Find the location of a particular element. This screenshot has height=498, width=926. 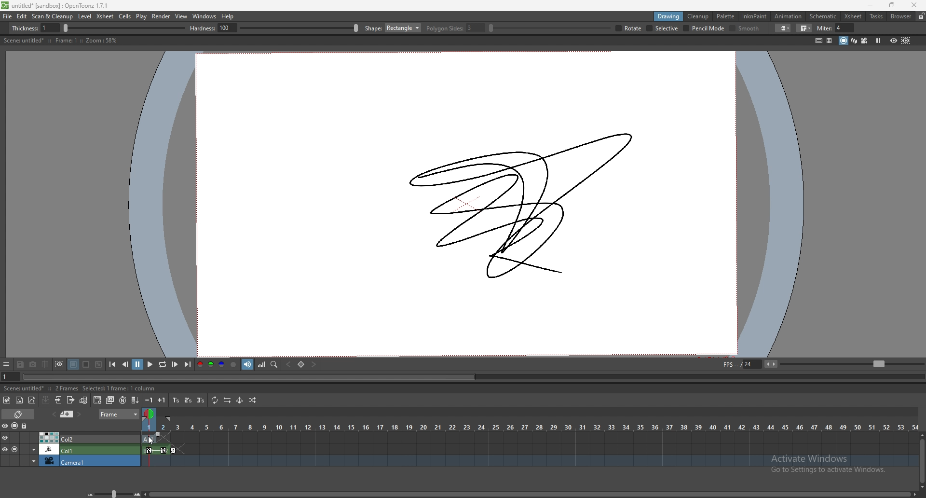

sub camera preview is located at coordinates (906, 40).